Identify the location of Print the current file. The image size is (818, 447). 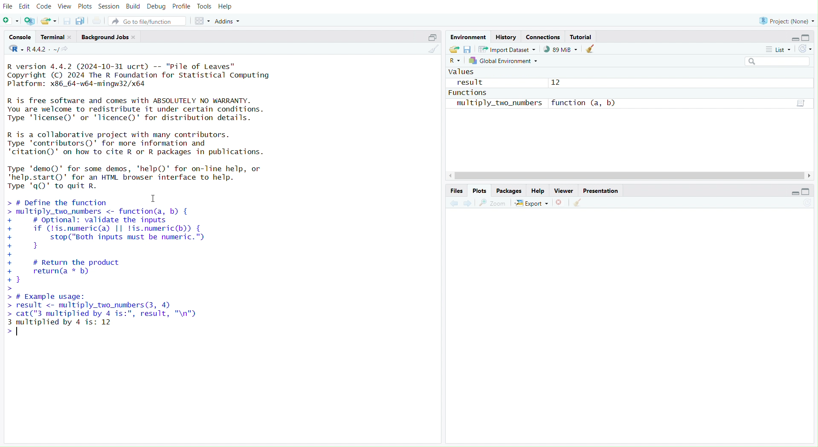
(99, 20).